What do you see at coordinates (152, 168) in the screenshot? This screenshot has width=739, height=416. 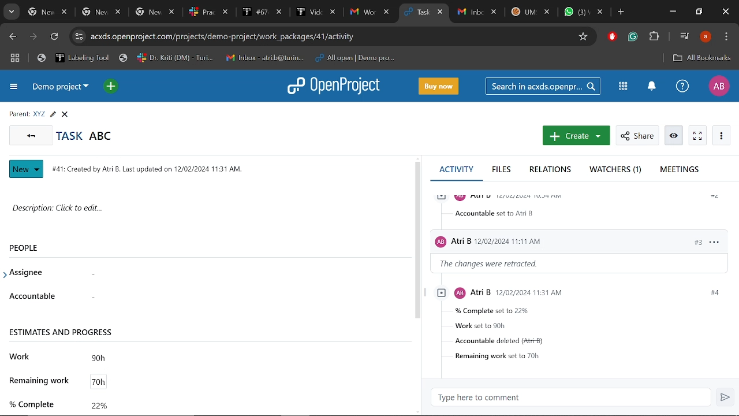 I see `task info` at bounding box center [152, 168].